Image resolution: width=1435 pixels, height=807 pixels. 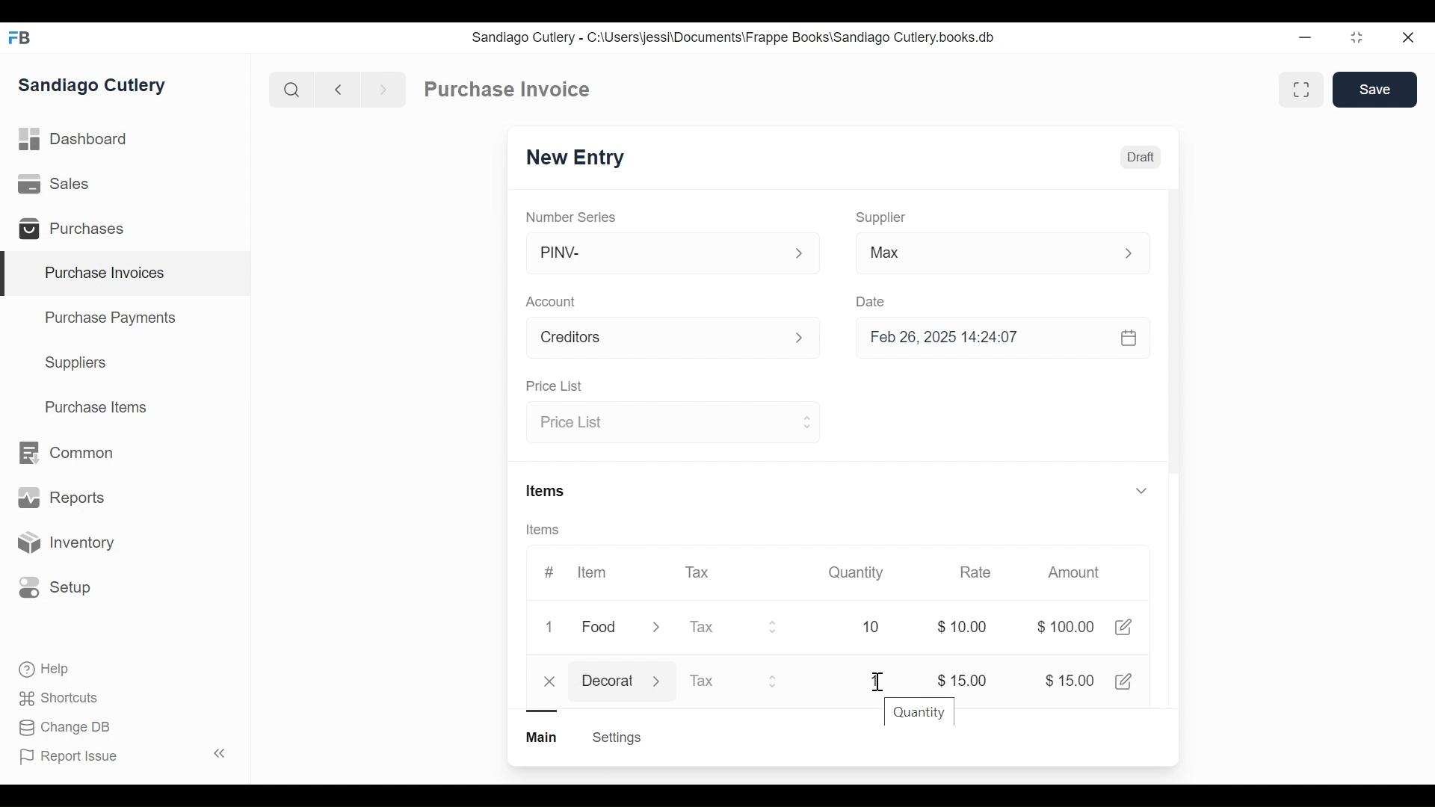 What do you see at coordinates (806, 421) in the screenshot?
I see `Expand` at bounding box center [806, 421].